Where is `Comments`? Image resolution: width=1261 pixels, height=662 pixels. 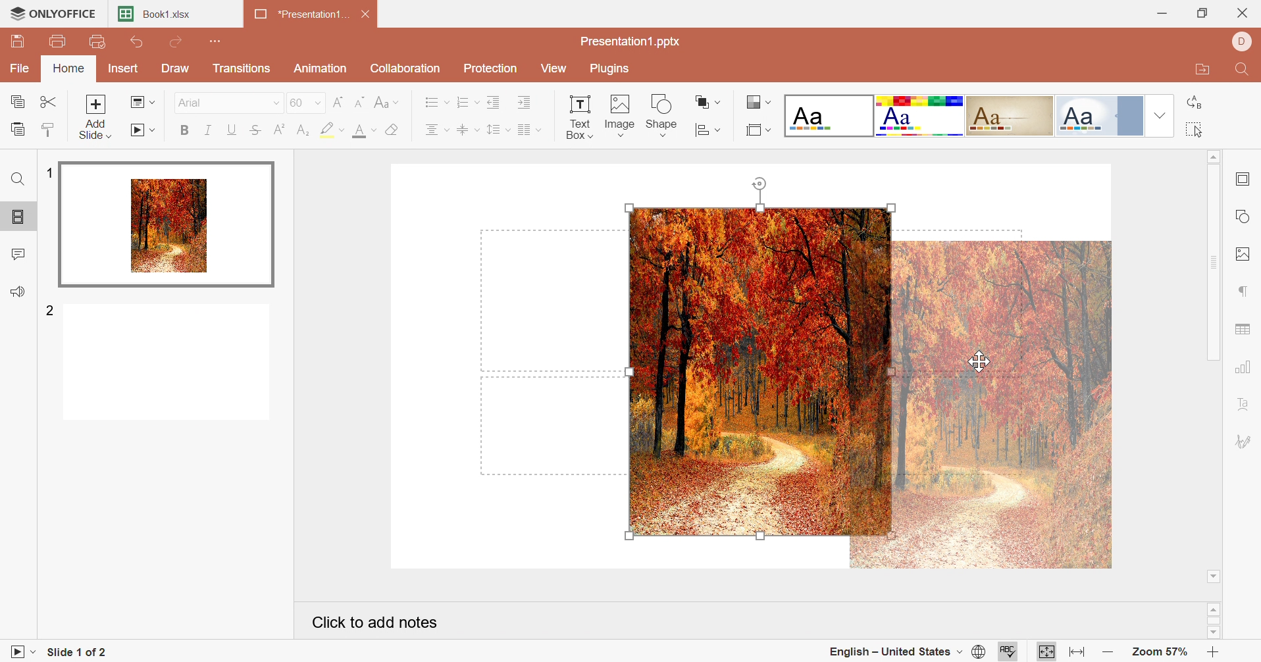
Comments is located at coordinates (16, 256).